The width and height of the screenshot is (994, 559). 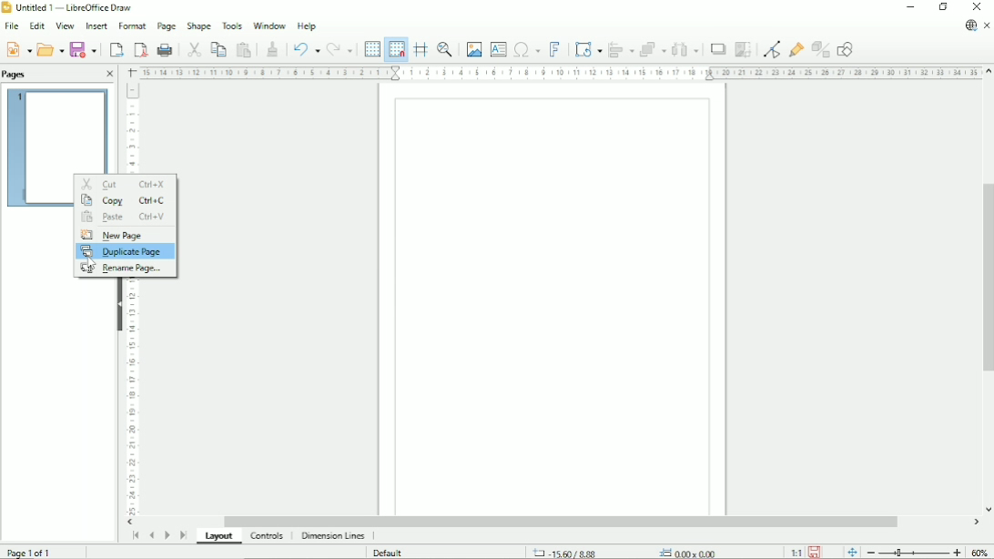 What do you see at coordinates (816, 551) in the screenshot?
I see `Save` at bounding box center [816, 551].